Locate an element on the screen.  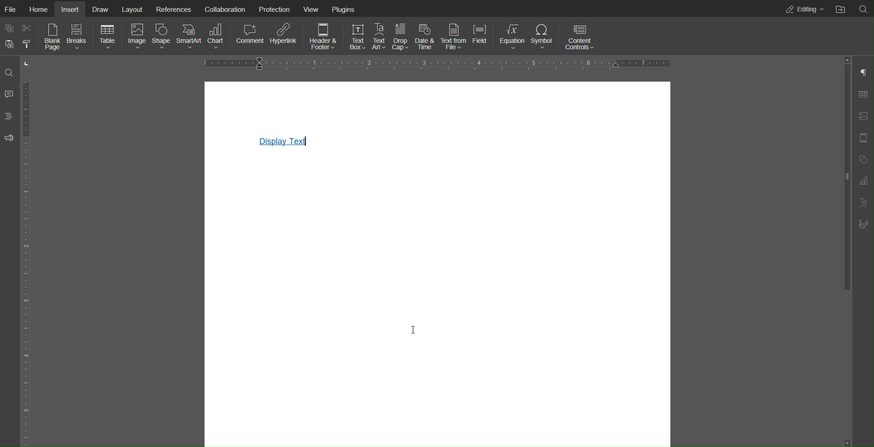
Copy Paste Options is located at coordinates (17, 36).